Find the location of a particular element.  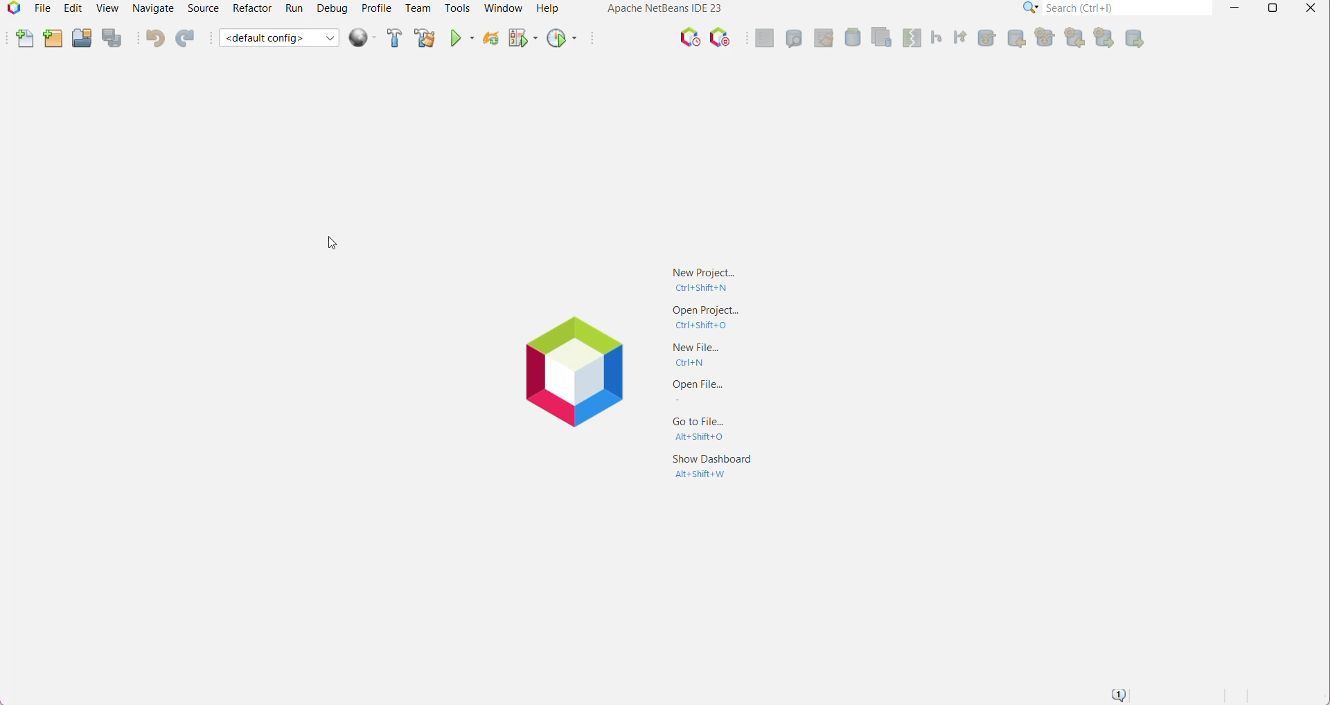

Source is located at coordinates (203, 8).